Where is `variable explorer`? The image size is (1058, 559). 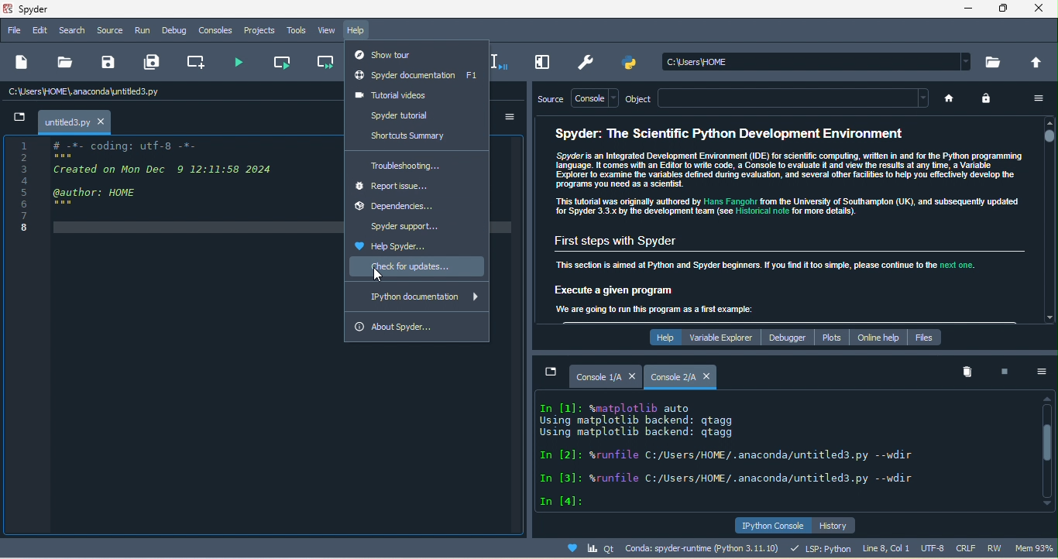 variable explorer is located at coordinates (723, 337).